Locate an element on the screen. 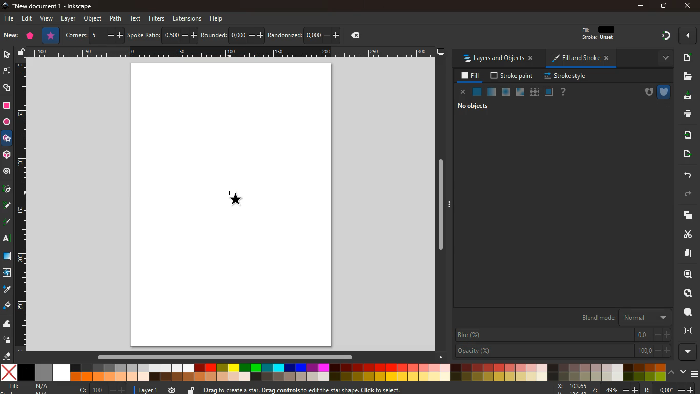 The width and height of the screenshot is (700, 394). help is located at coordinates (566, 92).